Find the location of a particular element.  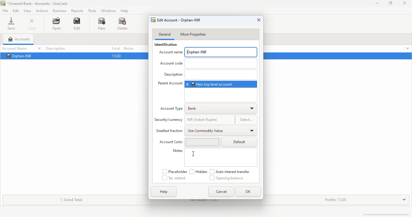

logo is located at coordinates (3, 3).